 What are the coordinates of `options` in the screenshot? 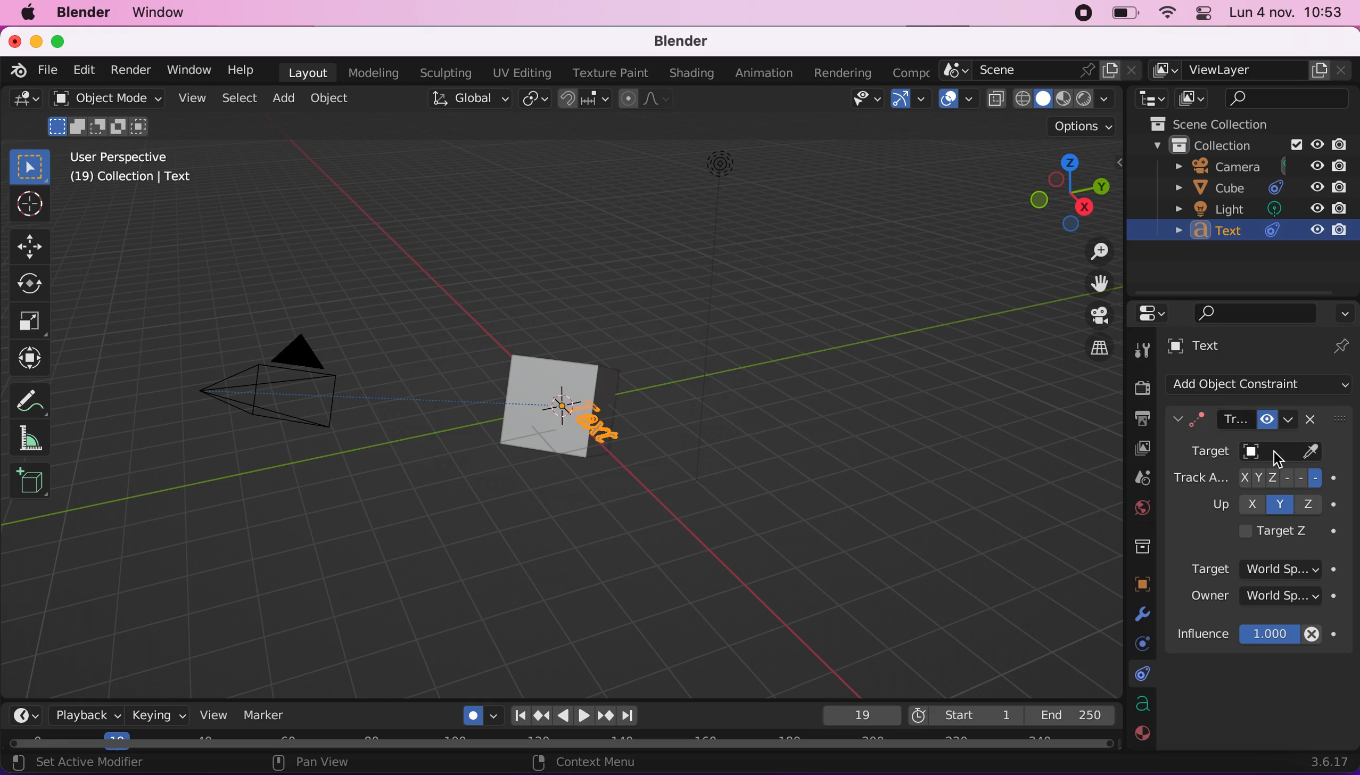 It's located at (1346, 310).